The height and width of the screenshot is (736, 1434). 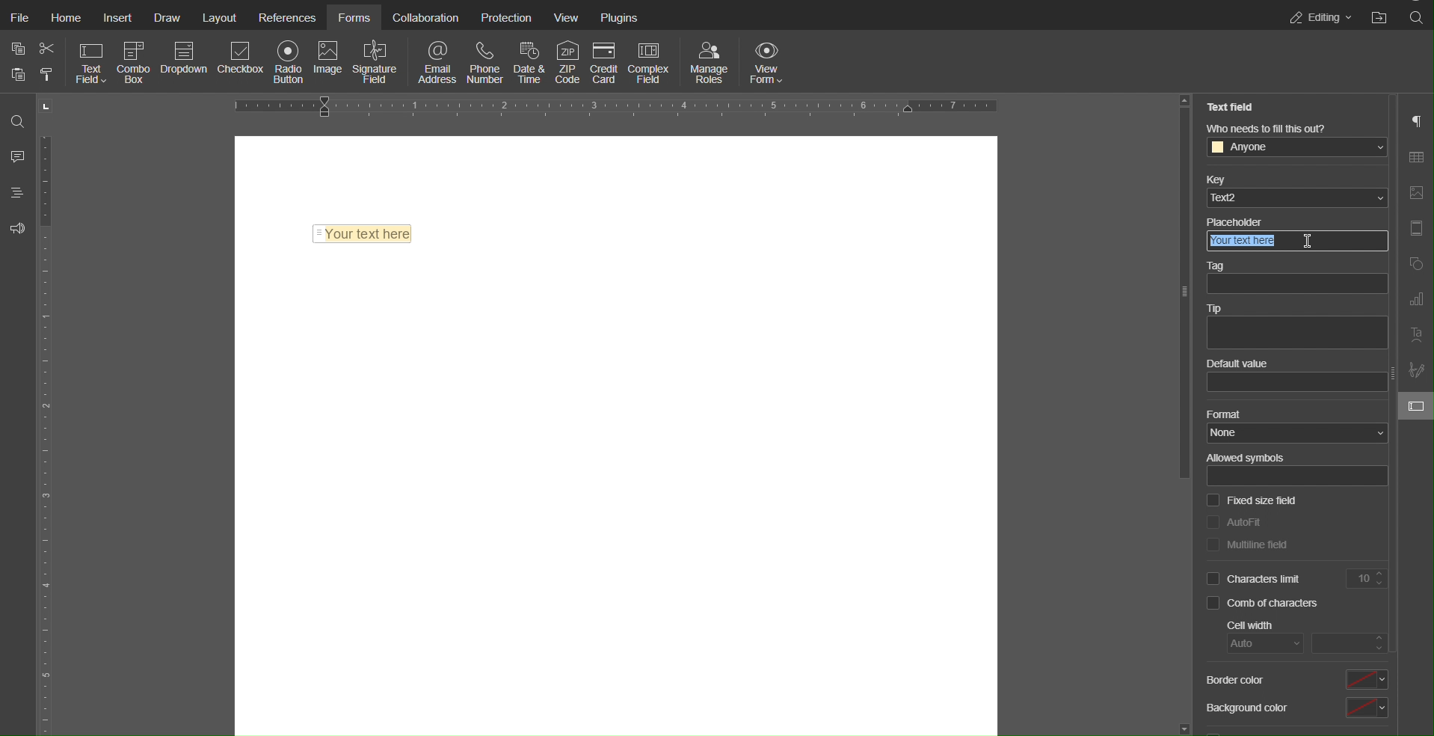 What do you see at coordinates (241, 64) in the screenshot?
I see `Checkbox` at bounding box center [241, 64].